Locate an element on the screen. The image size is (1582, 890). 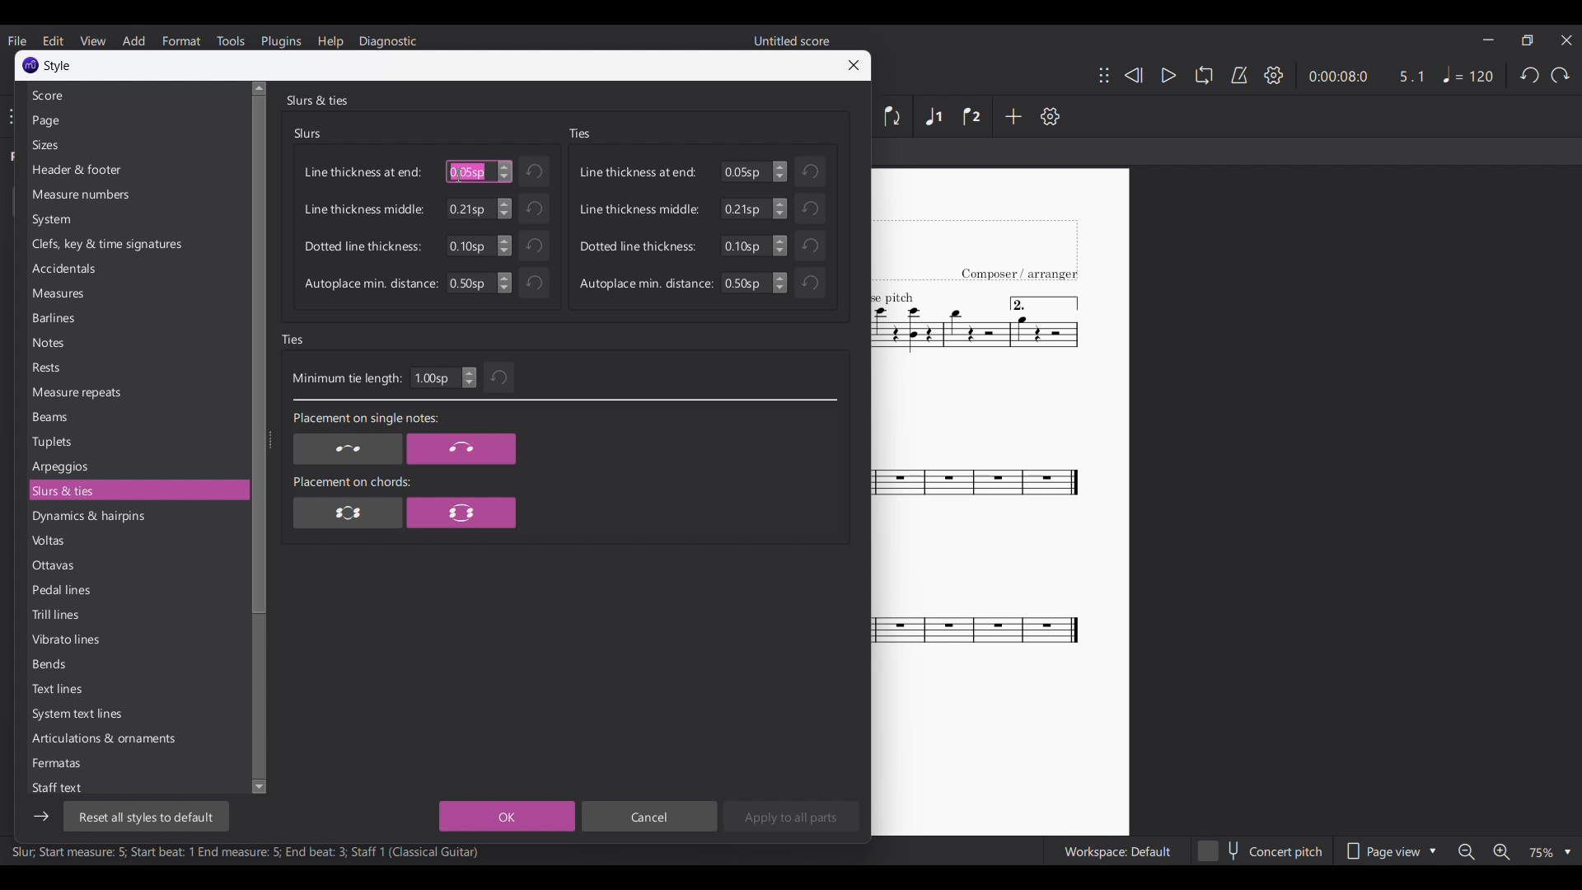
Line thickness at end is located at coordinates (639, 171).